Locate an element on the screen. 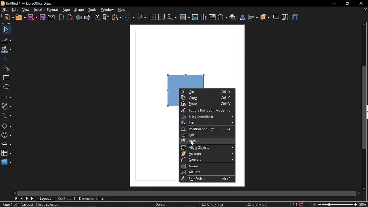 Image resolution: width=368 pixels, height=207 pixels. current page (Page 1 of 1 (Layout)) is located at coordinates (16, 205).